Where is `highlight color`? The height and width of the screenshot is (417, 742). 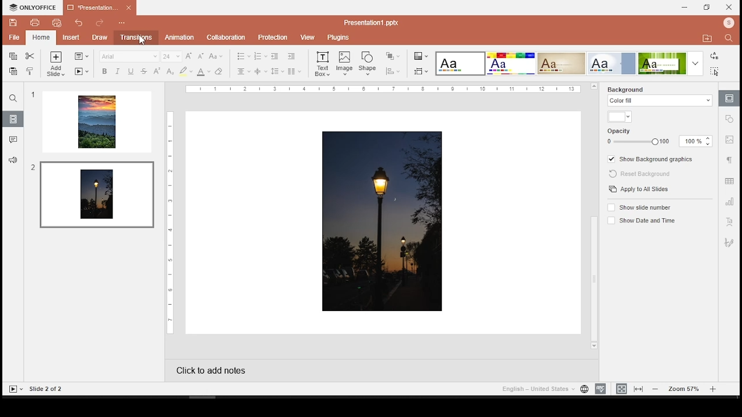
highlight color is located at coordinates (185, 71).